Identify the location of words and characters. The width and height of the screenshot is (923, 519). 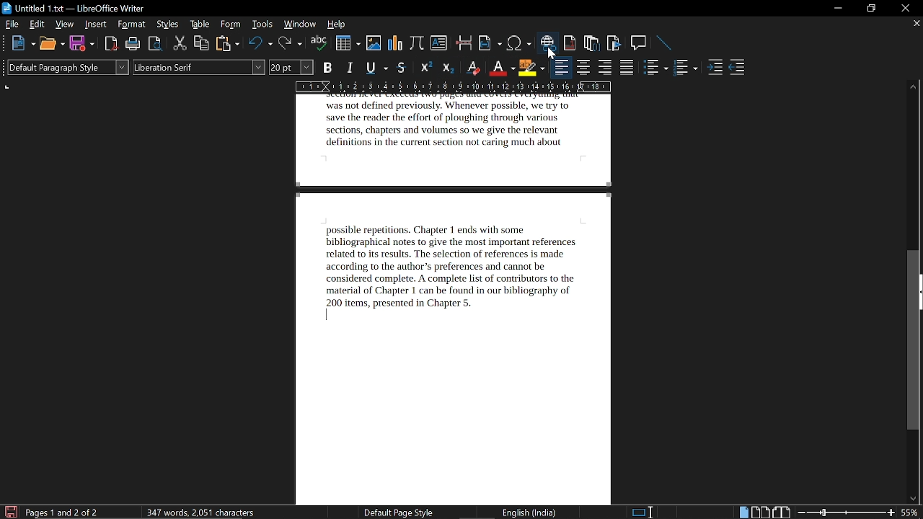
(199, 512).